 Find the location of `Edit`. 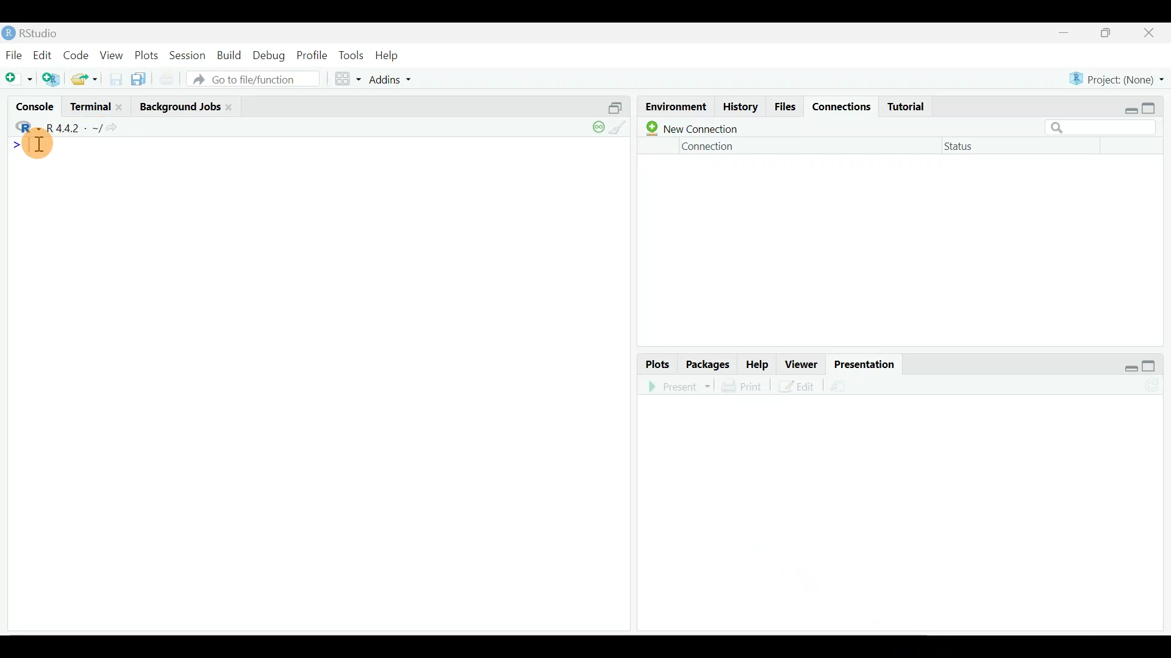

Edit is located at coordinates (45, 54).